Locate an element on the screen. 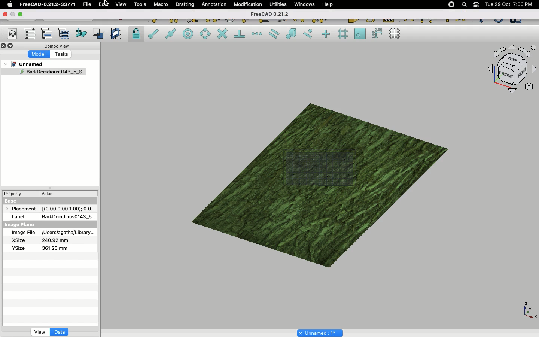  Collapse is located at coordinates (11, 46).